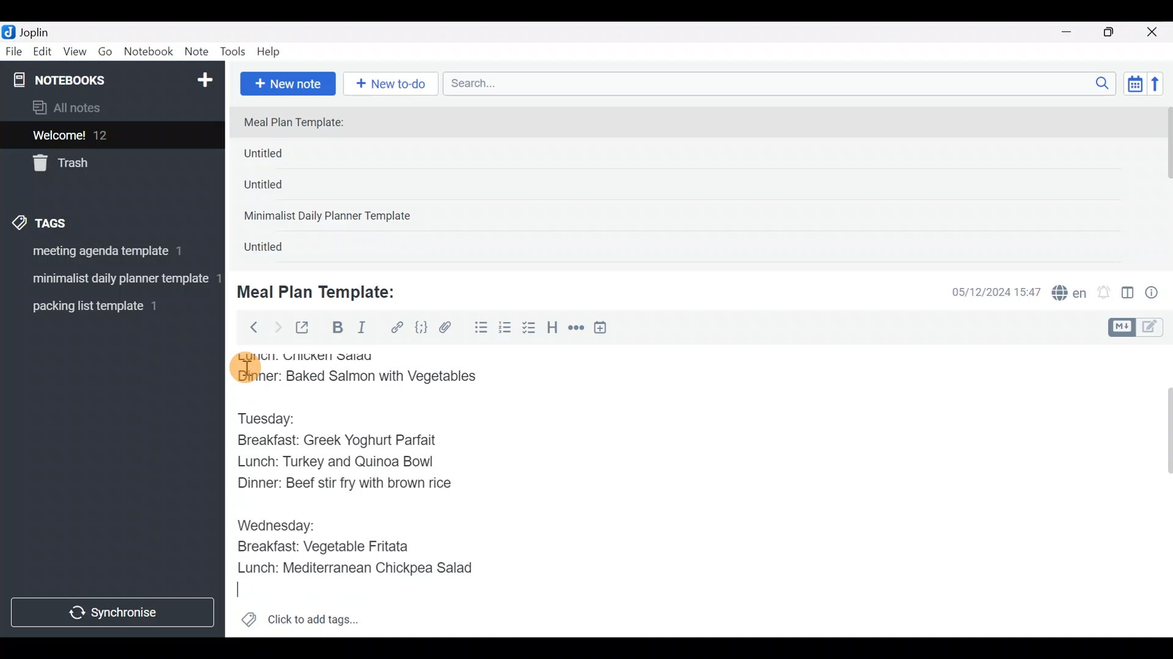 Image resolution: width=1173 pixels, height=659 pixels. Describe the element at coordinates (299, 624) in the screenshot. I see `Click to add tags` at that location.